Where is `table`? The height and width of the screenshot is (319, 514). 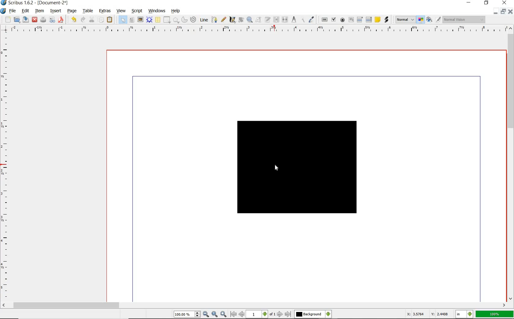 table is located at coordinates (88, 11).